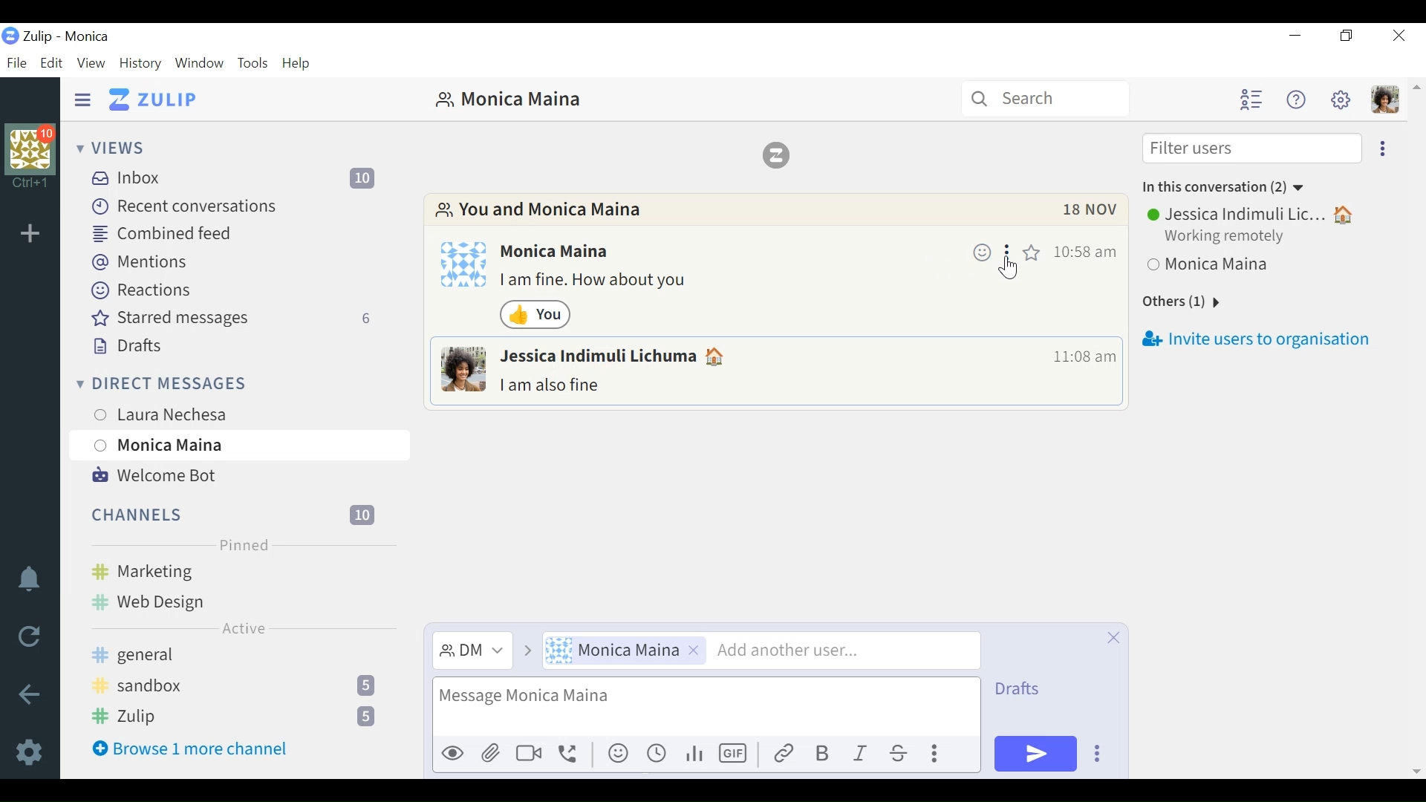 Image resolution: width=1426 pixels, height=802 pixels. I want to click on Drafts, so click(128, 347).